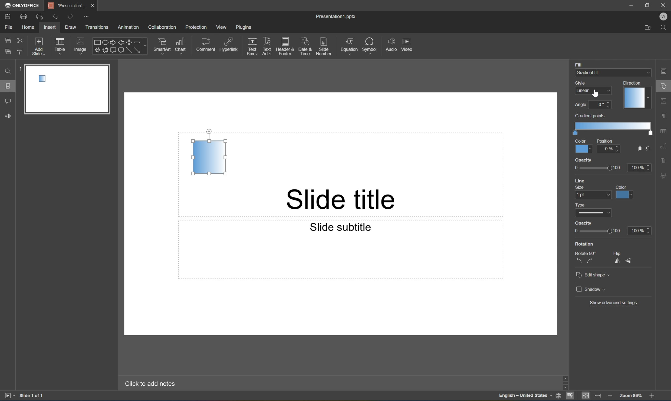  Describe the element at coordinates (244, 27) in the screenshot. I see `Plugins` at that location.